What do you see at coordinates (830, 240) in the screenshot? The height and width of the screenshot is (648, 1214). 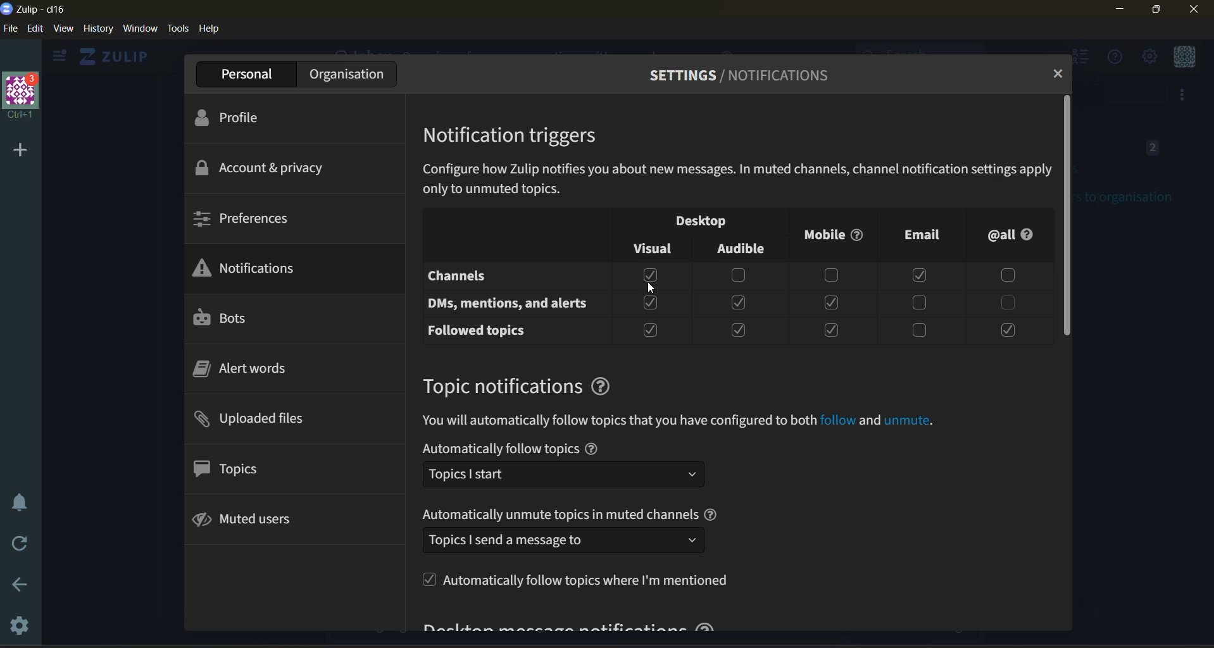 I see `mobile` at bounding box center [830, 240].